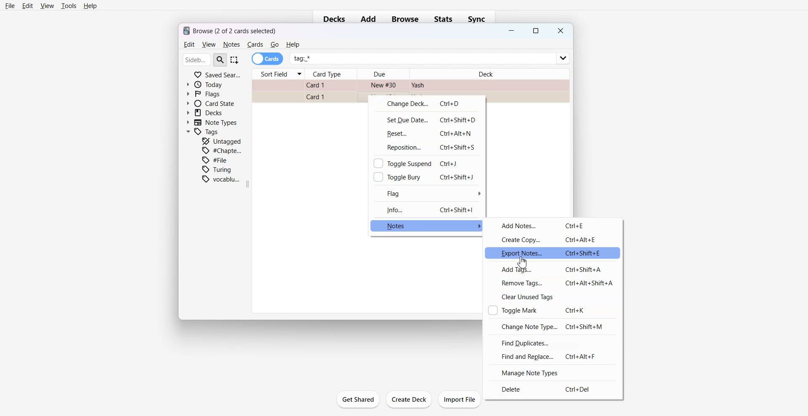  I want to click on Vocabulary, so click(221, 179).